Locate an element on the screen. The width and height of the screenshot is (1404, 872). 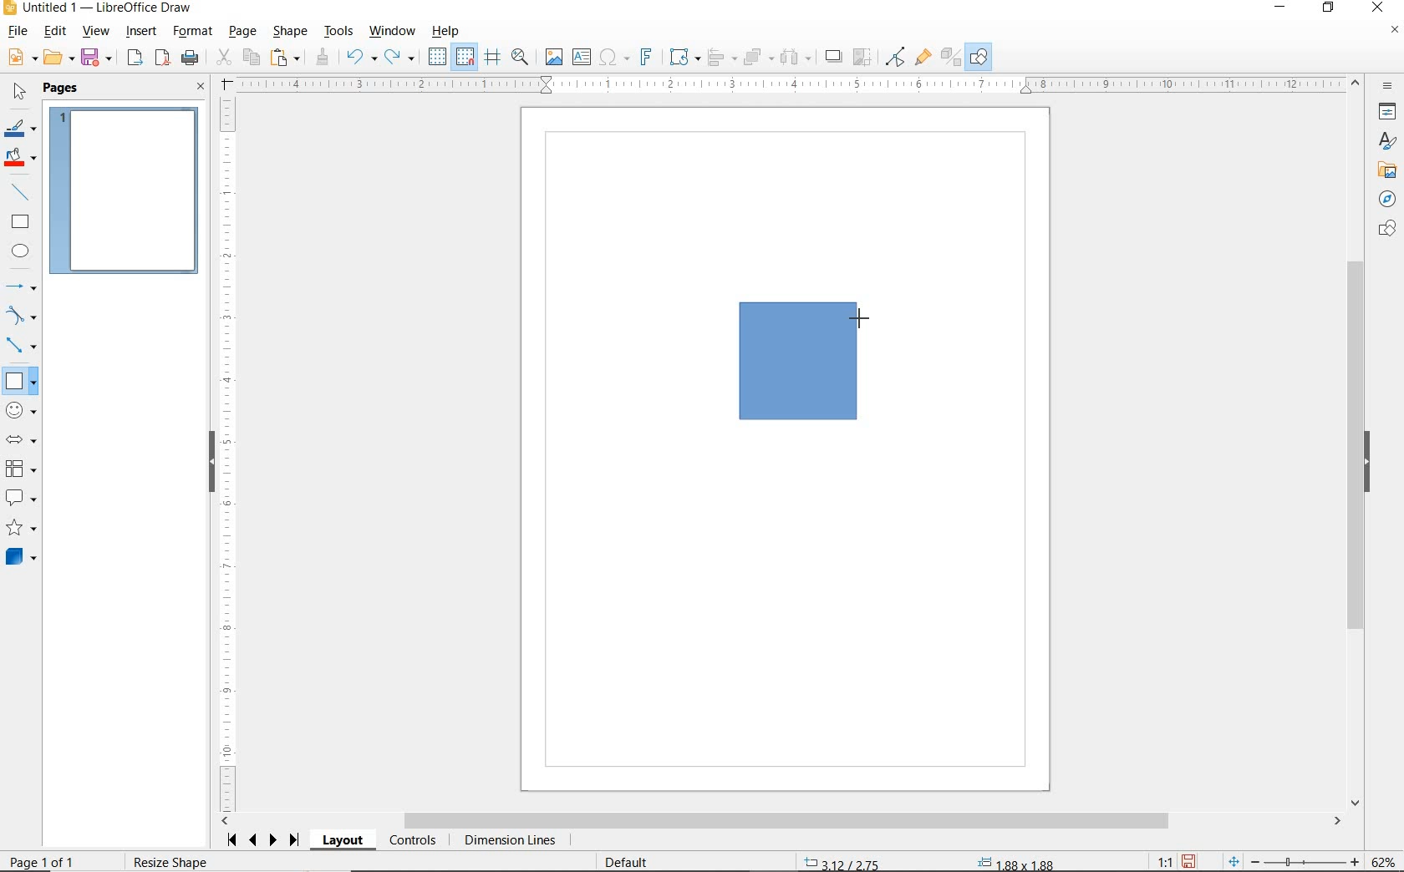
CONTROLS is located at coordinates (412, 841).